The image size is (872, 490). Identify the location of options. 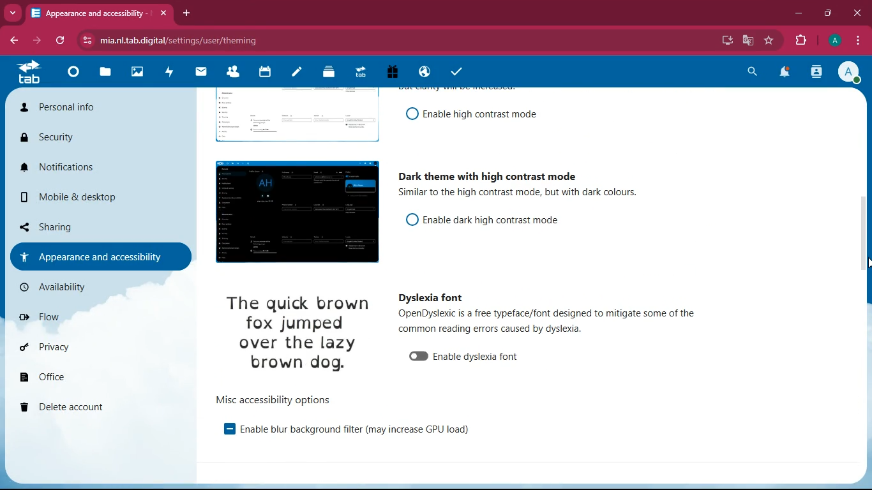
(274, 399).